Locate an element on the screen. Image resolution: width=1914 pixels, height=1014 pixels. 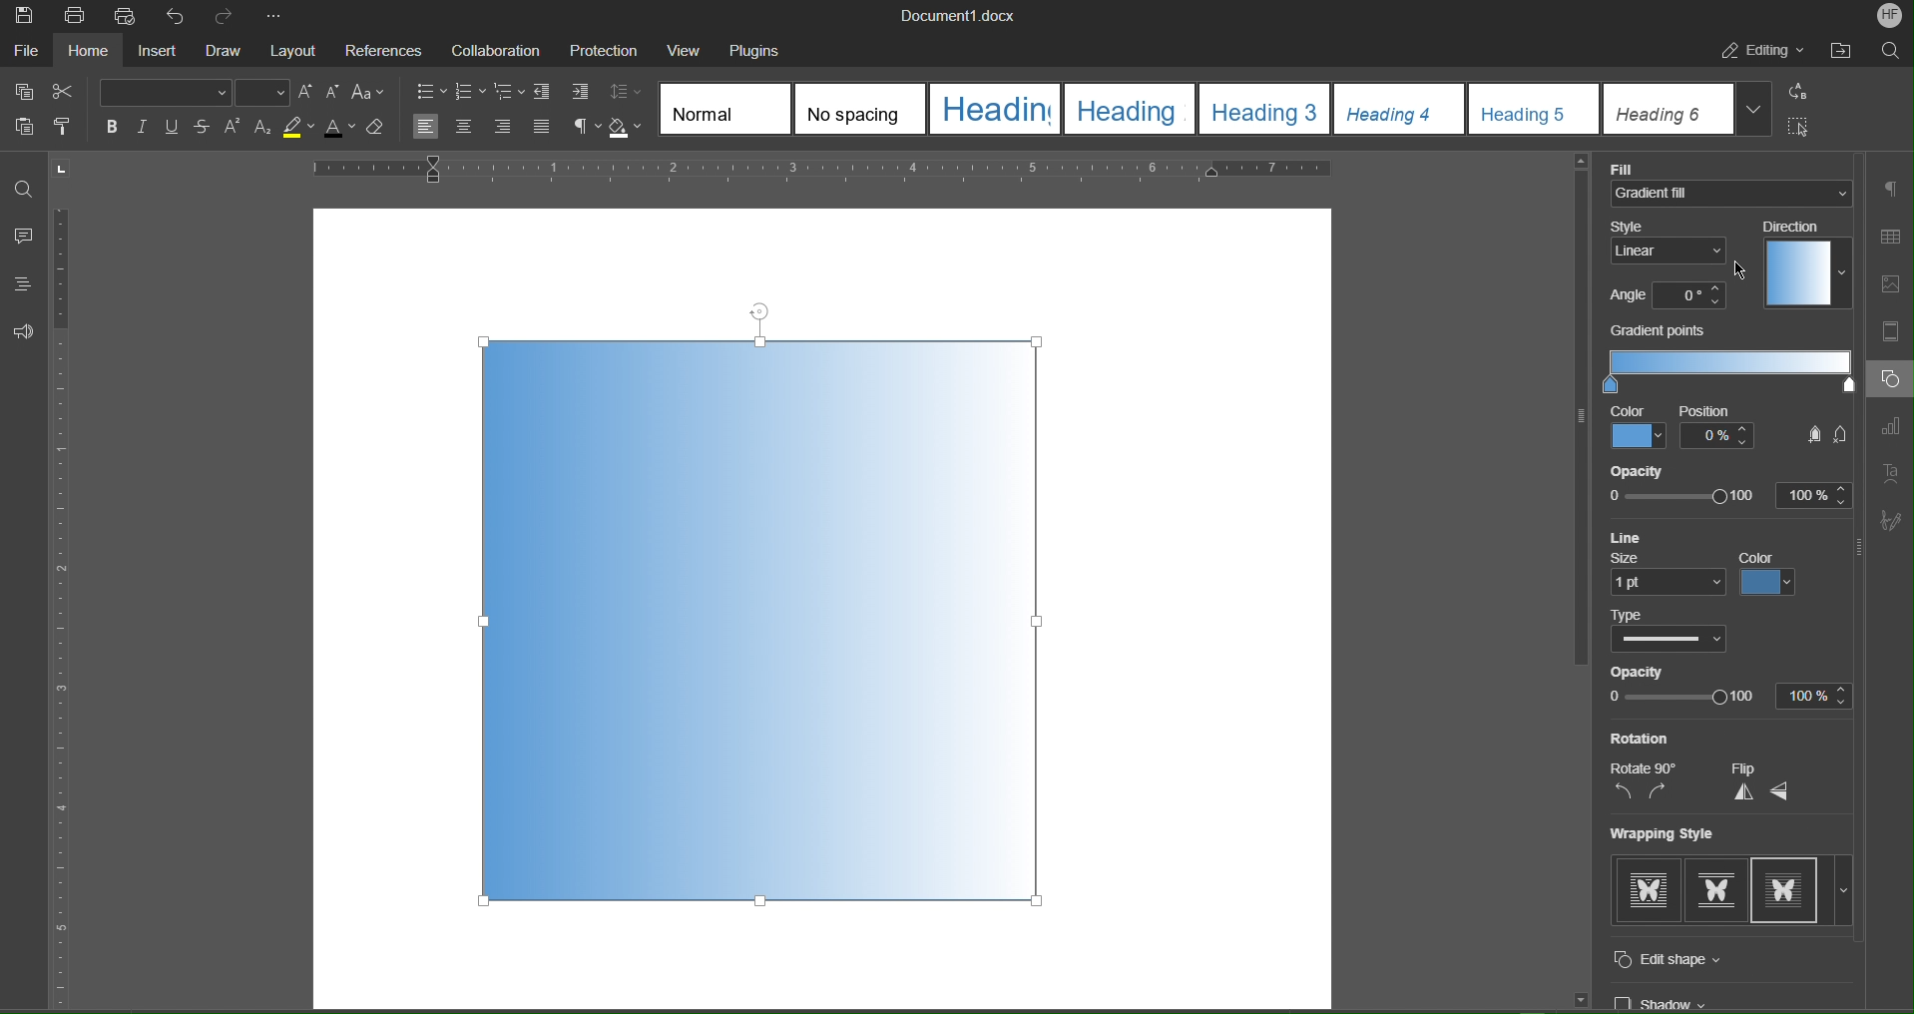
Heading 3 is located at coordinates (1264, 109).